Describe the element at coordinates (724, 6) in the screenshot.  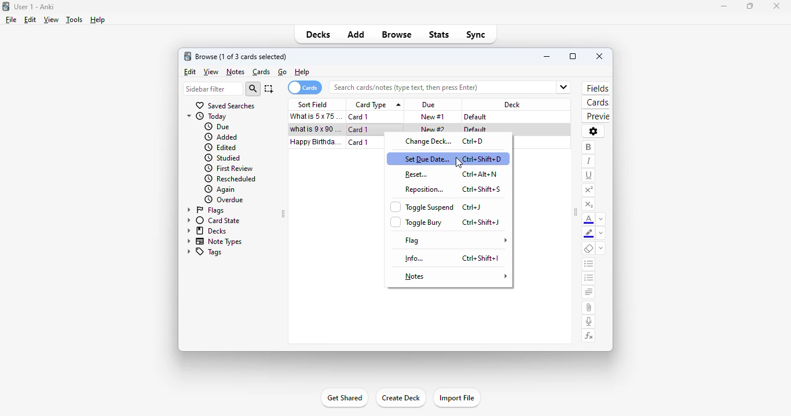
I see `minimize` at that location.